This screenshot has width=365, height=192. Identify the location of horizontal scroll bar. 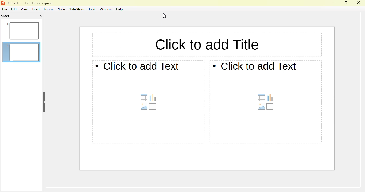
(200, 190).